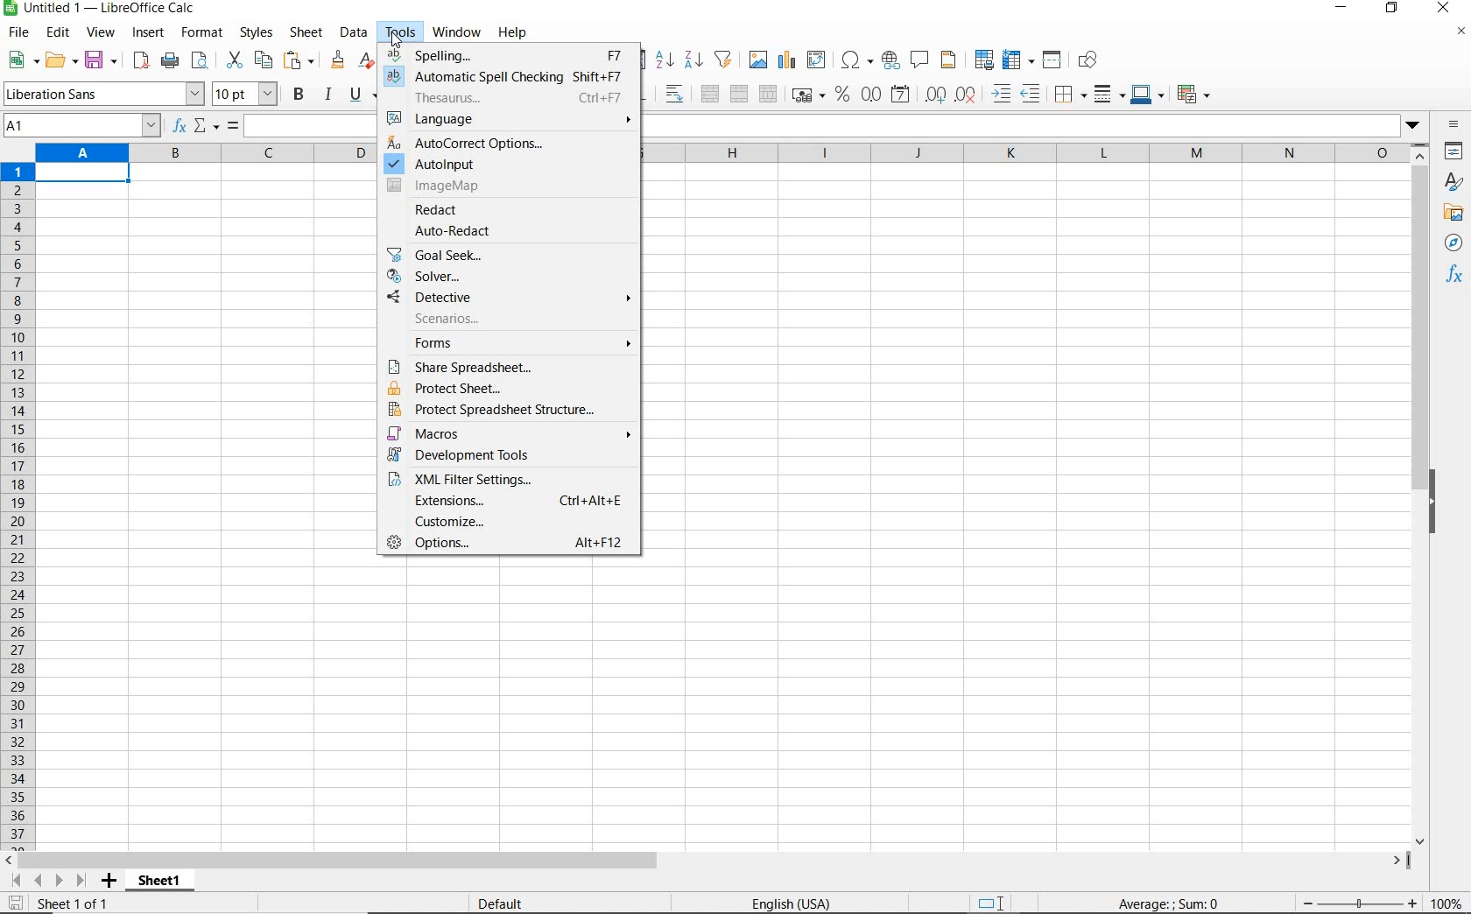 This screenshot has height=914, width=1471. I want to click on redact, so click(444, 209).